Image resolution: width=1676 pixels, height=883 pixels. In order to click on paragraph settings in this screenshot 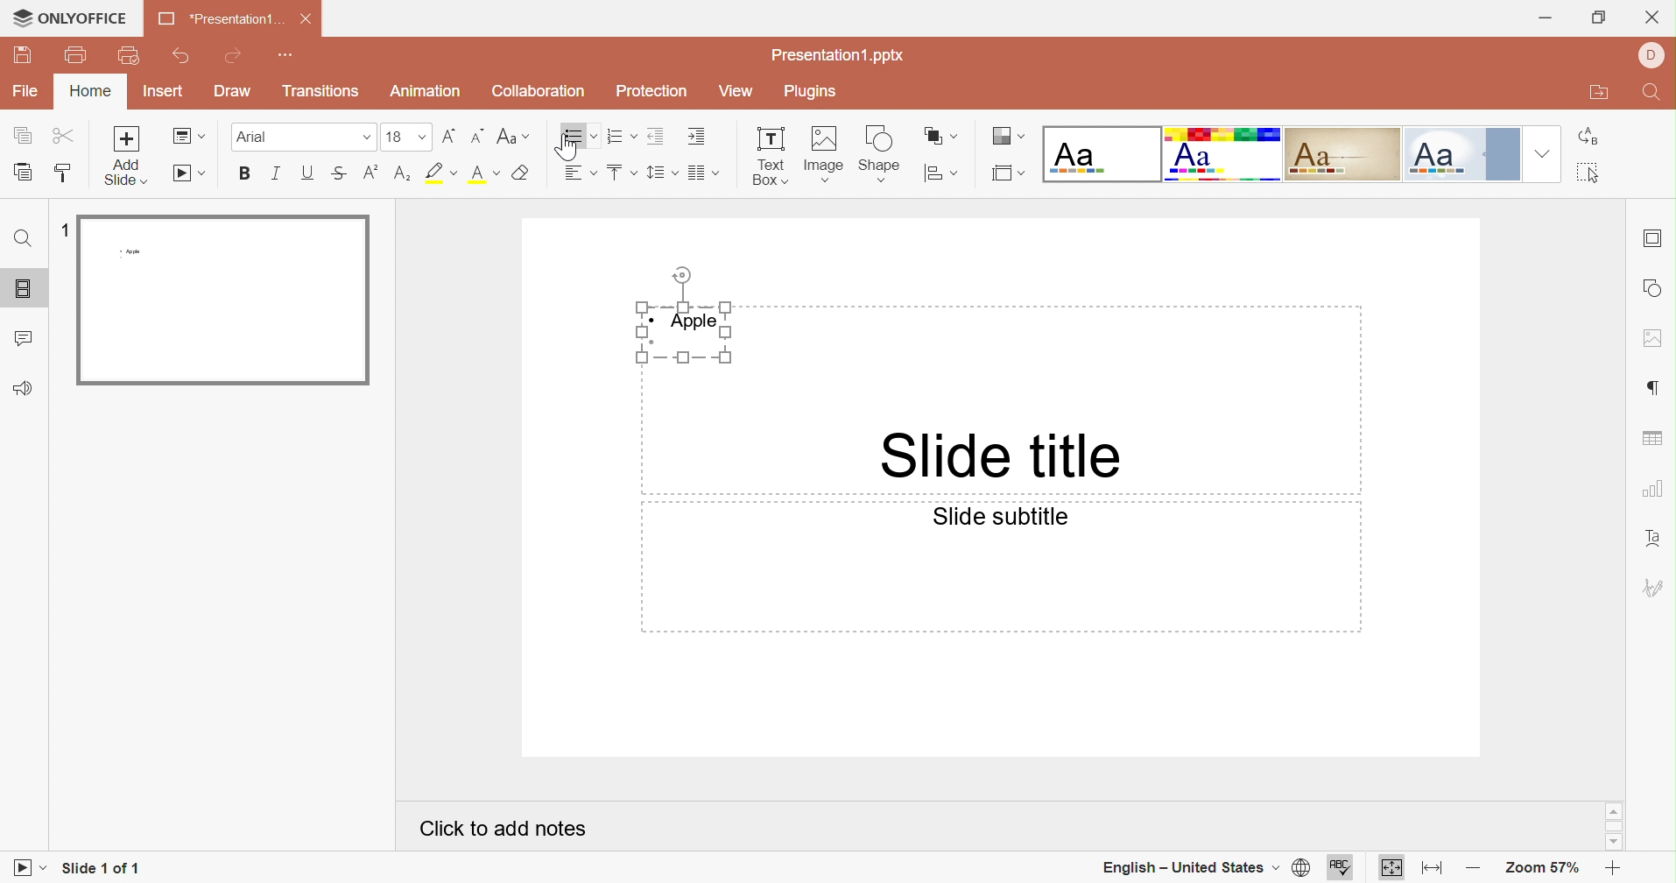, I will do `click(1657, 384)`.